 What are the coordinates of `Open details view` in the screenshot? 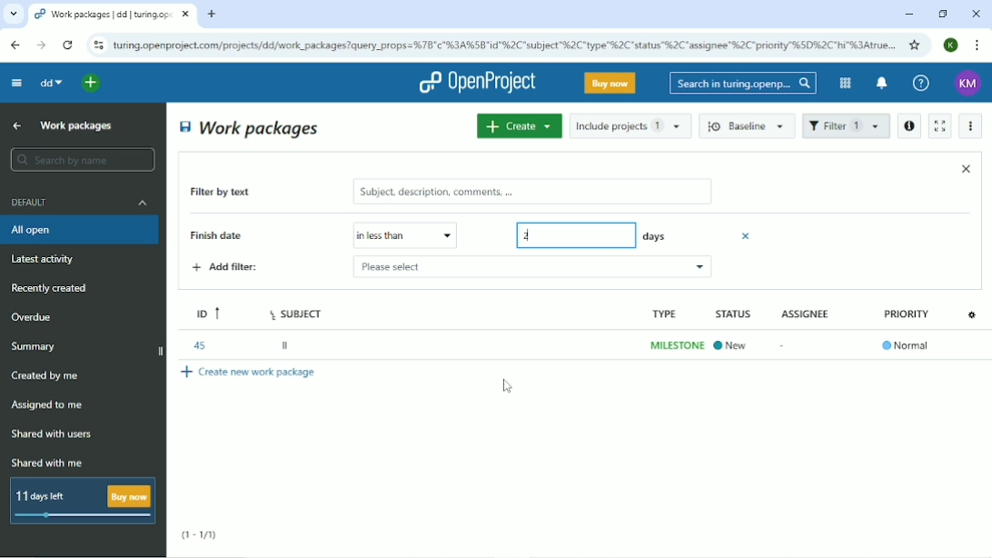 It's located at (908, 126).